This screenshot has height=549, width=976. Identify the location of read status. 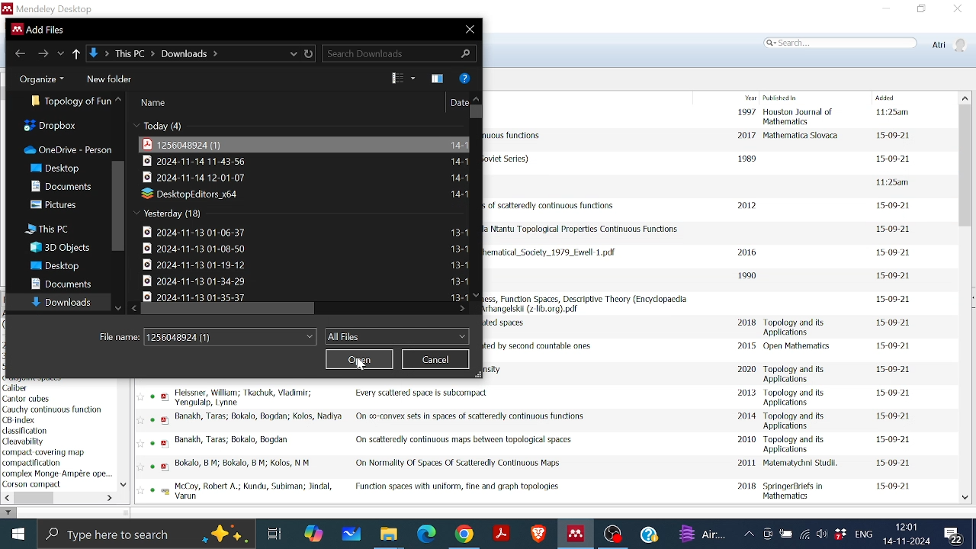
(156, 467).